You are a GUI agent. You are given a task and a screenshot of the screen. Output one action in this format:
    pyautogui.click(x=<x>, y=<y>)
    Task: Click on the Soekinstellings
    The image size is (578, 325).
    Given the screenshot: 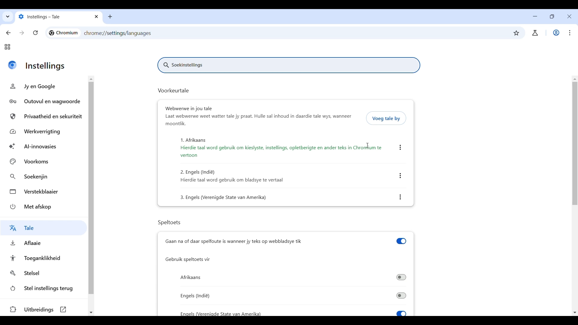 What is the action you would take?
    pyautogui.click(x=290, y=66)
    